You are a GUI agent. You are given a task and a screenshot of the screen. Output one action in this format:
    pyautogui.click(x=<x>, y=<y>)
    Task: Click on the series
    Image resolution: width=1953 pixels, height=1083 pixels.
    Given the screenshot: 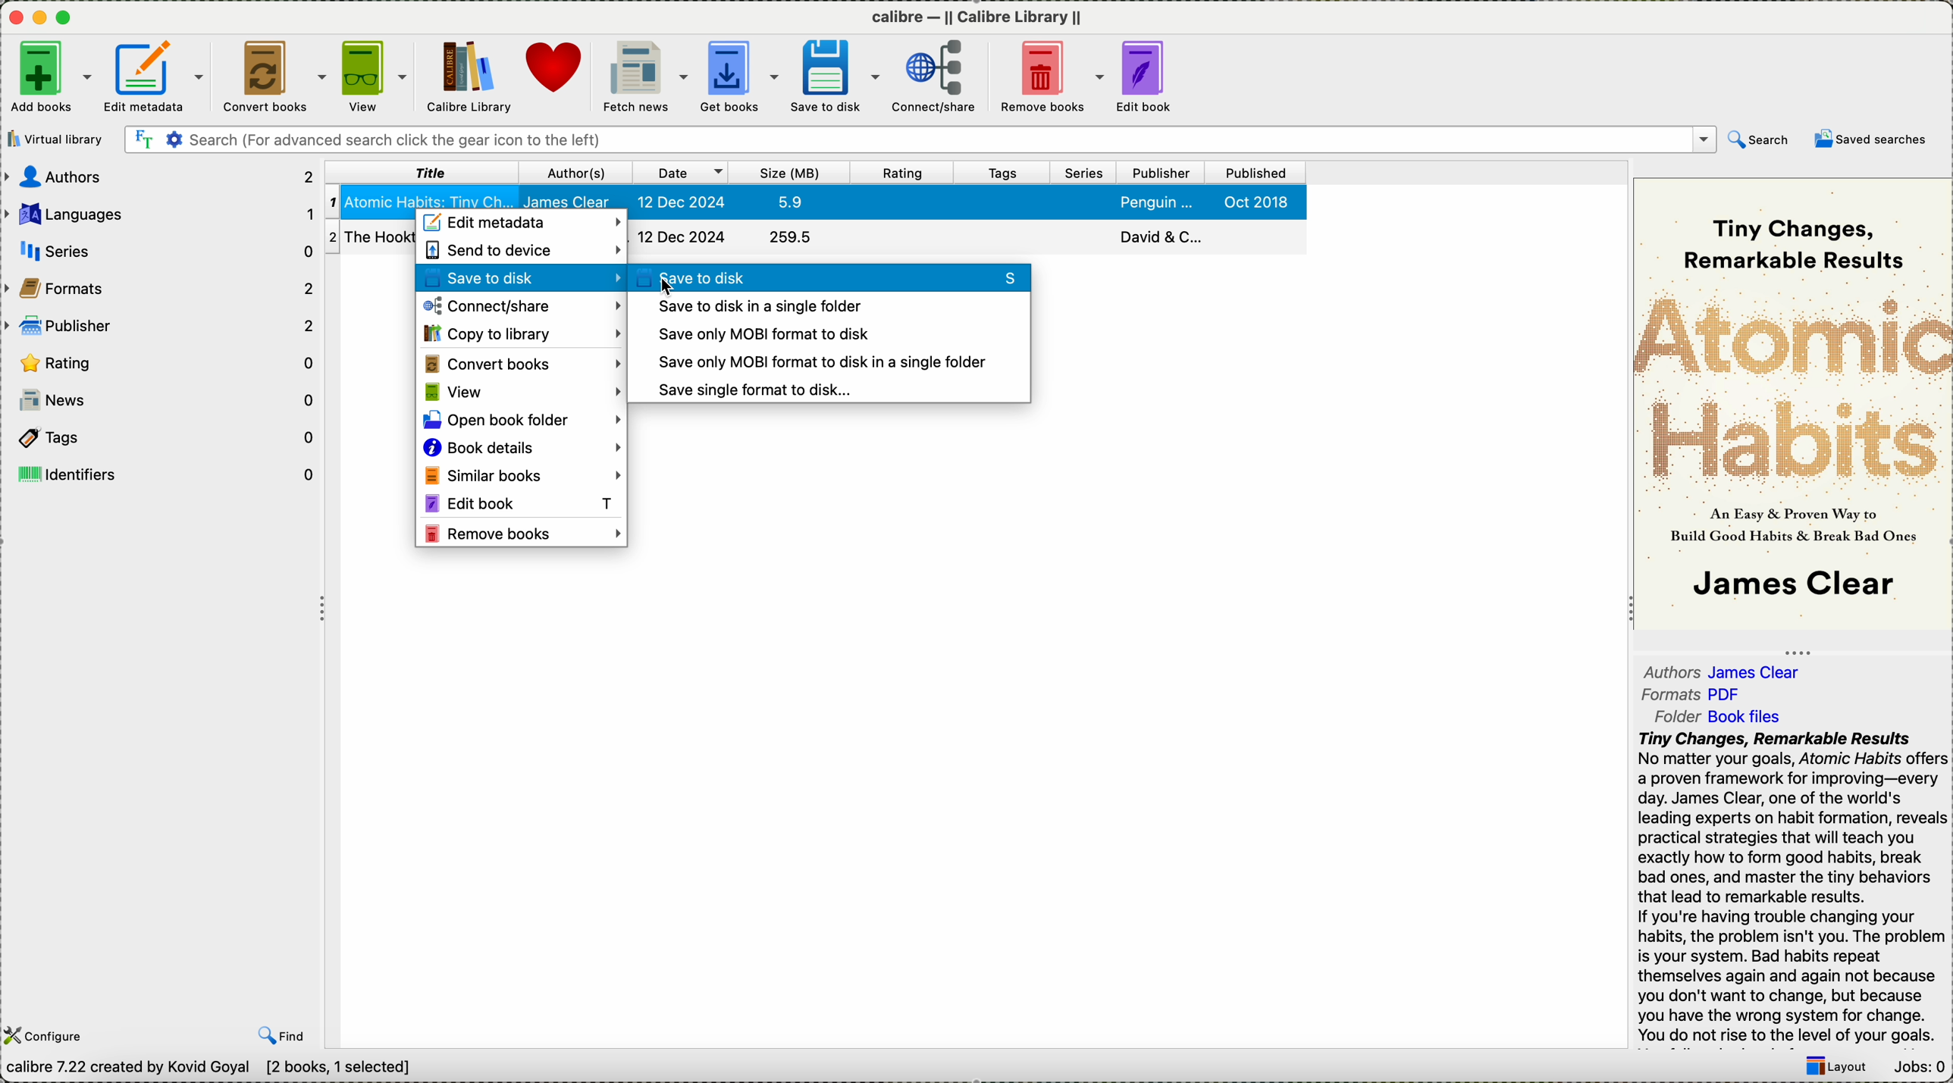 What is the action you would take?
    pyautogui.click(x=1081, y=172)
    